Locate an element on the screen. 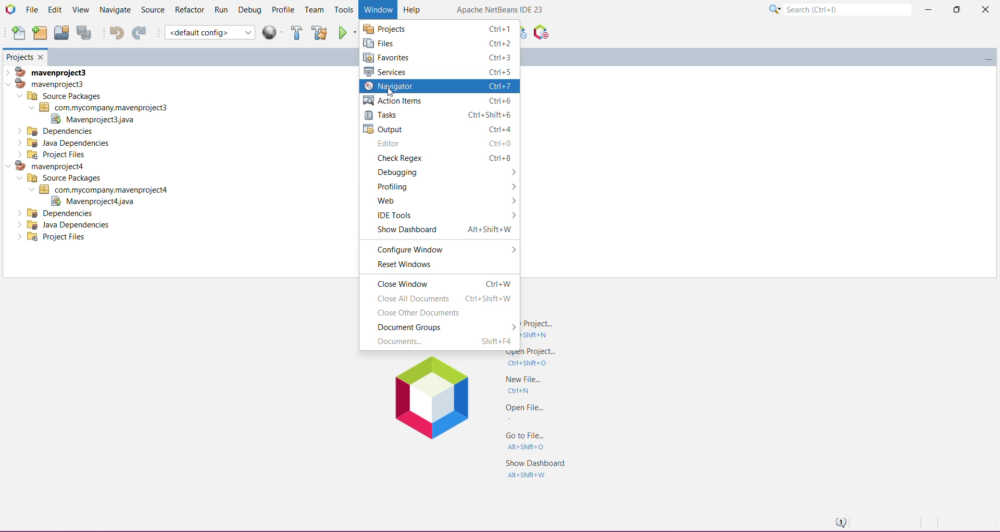 Image resolution: width=1000 pixels, height=532 pixels. Services is located at coordinates (439, 71).